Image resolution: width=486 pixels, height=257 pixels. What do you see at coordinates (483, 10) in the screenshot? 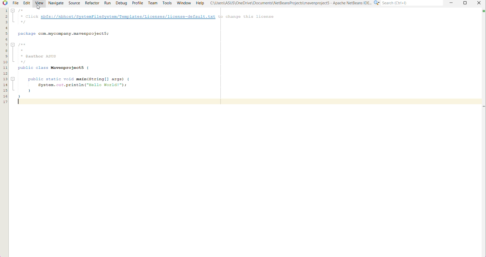
I see `no errors` at bounding box center [483, 10].